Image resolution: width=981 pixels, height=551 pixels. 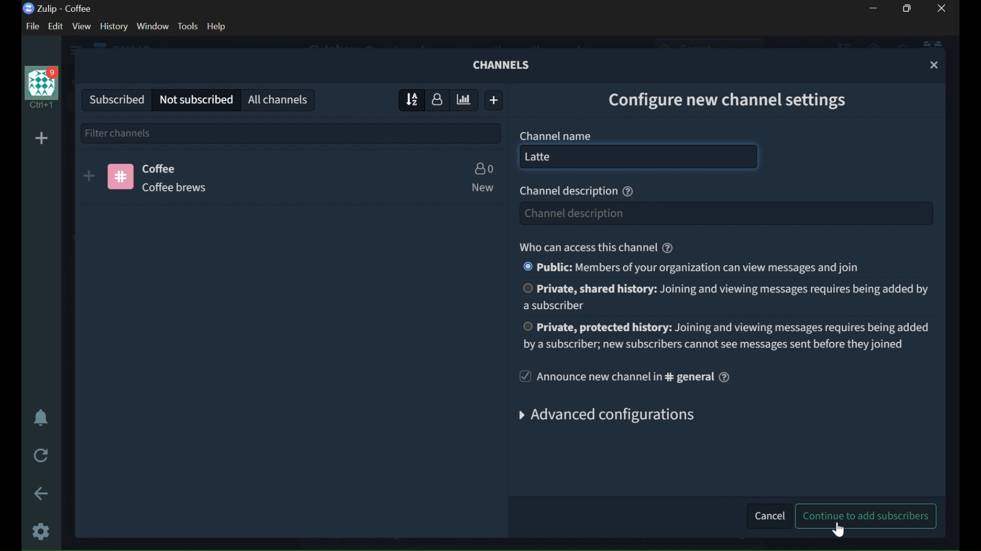 What do you see at coordinates (81, 27) in the screenshot?
I see `VIEW` at bounding box center [81, 27].